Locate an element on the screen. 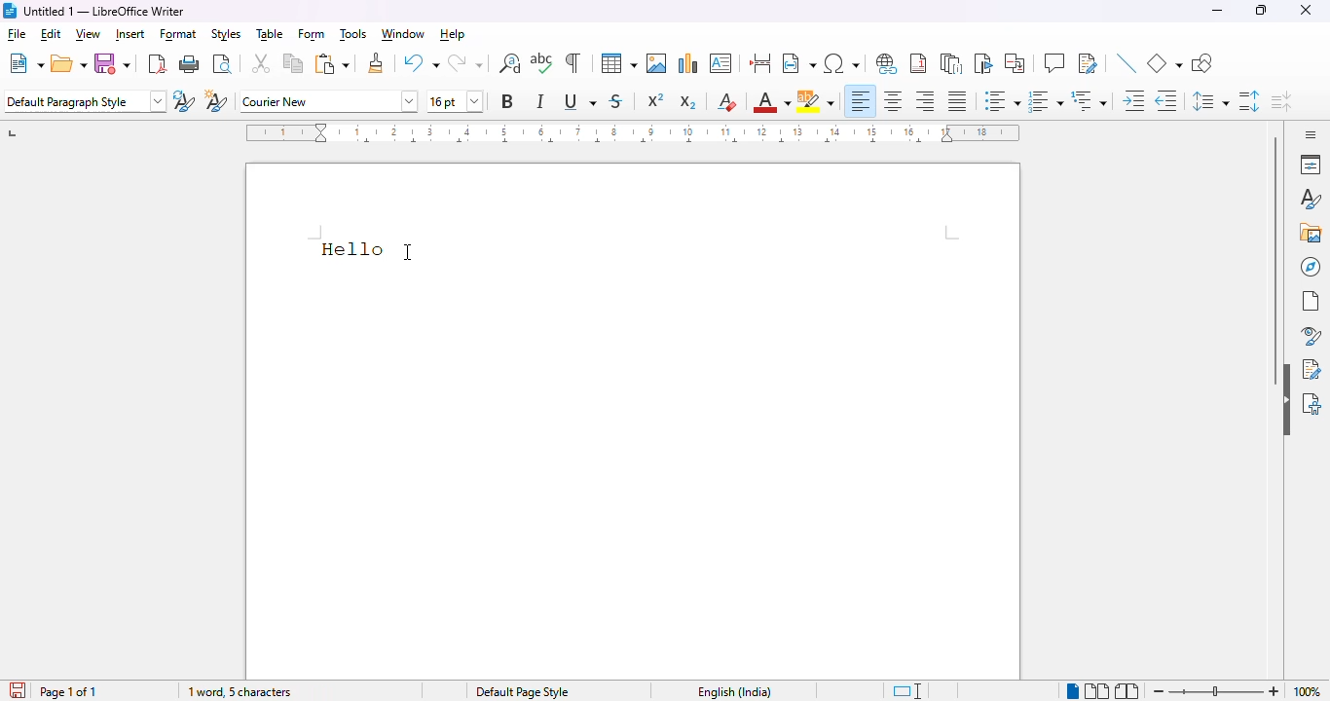 This screenshot has width=1330, height=701. basic shapes is located at coordinates (1164, 62).